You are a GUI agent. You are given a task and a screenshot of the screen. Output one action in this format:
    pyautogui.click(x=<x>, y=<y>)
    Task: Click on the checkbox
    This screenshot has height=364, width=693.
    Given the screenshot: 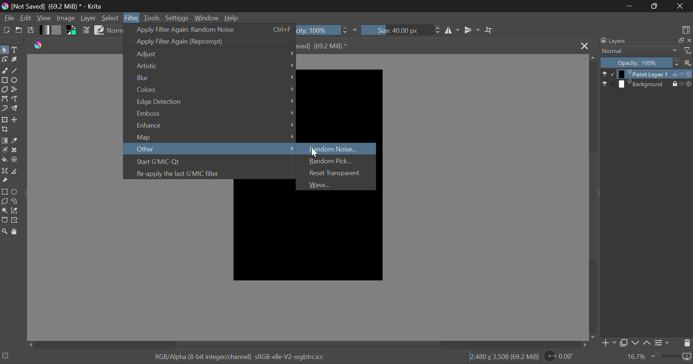 What is the action you would take?
    pyautogui.click(x=611, y=74)
    